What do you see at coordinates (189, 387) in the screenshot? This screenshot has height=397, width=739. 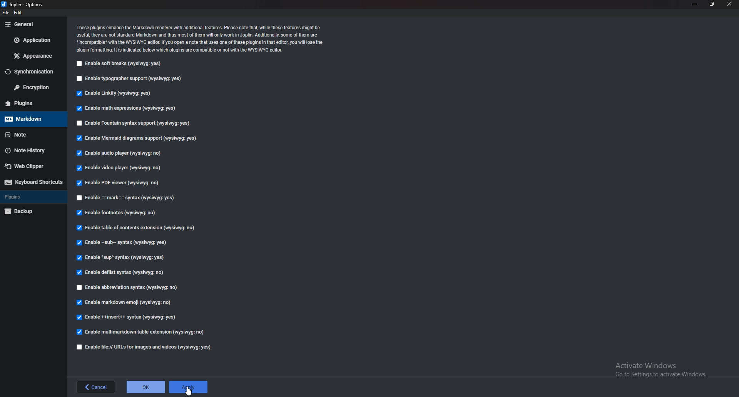 I see `apply` at bounding box center [189, 387].